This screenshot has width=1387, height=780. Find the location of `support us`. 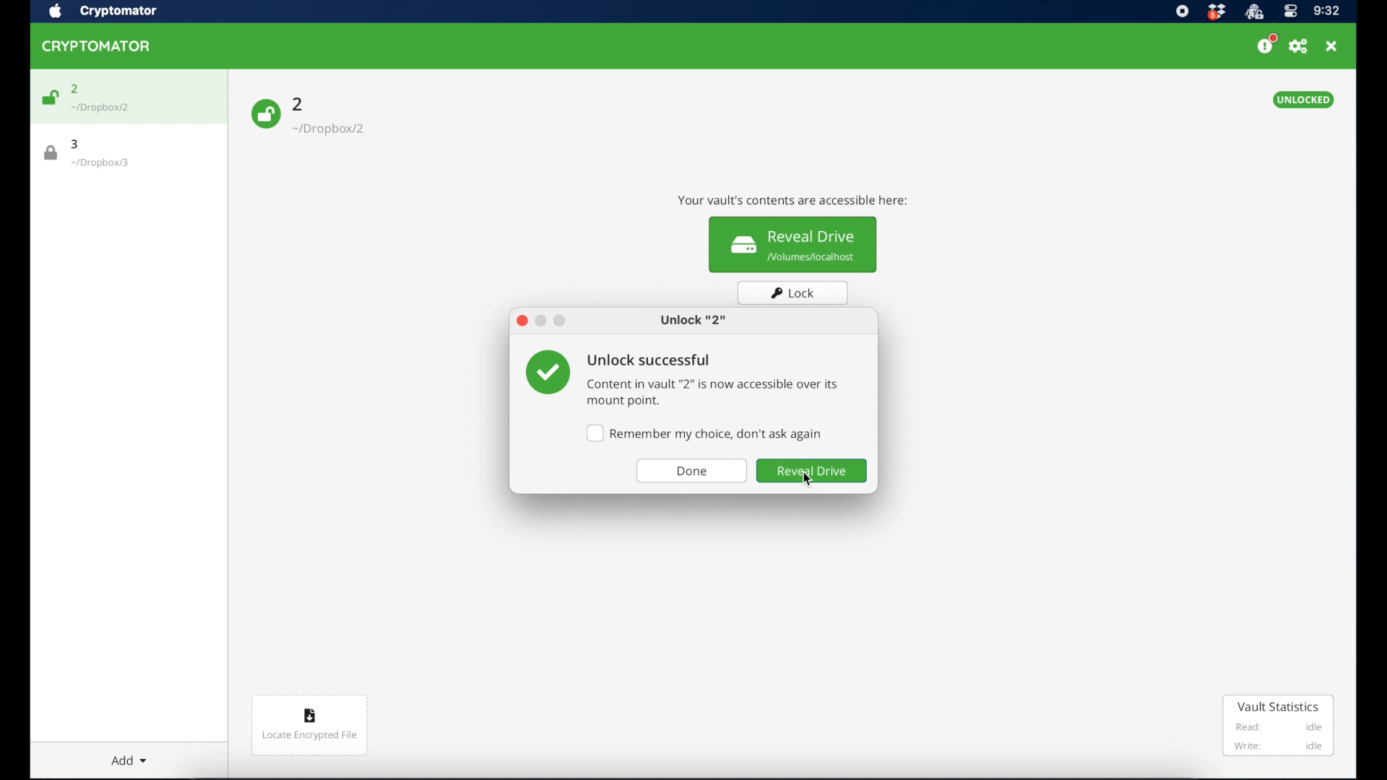

support us is located at coordinates (1267, 45).